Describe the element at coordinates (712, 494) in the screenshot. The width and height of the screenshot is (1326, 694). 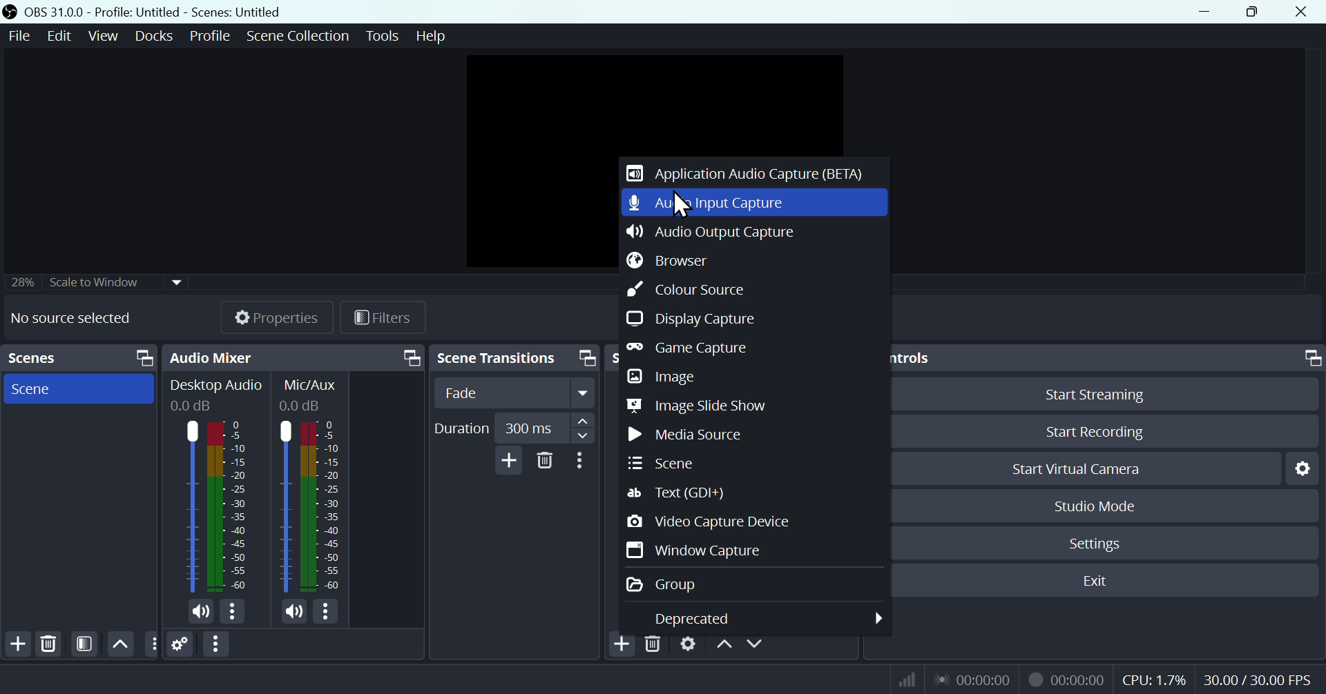
I see `Text` at that location.